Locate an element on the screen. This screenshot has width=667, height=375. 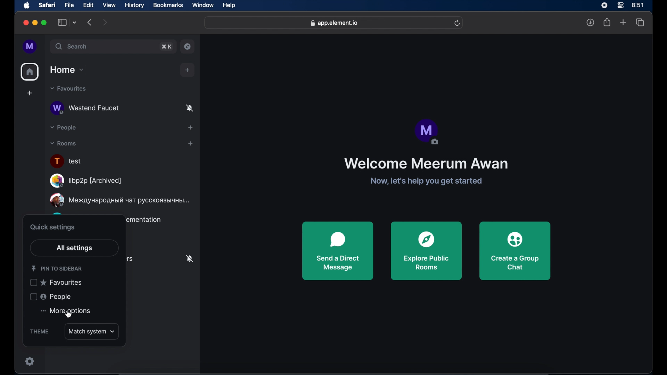
window is located at coordinates (203, 5).